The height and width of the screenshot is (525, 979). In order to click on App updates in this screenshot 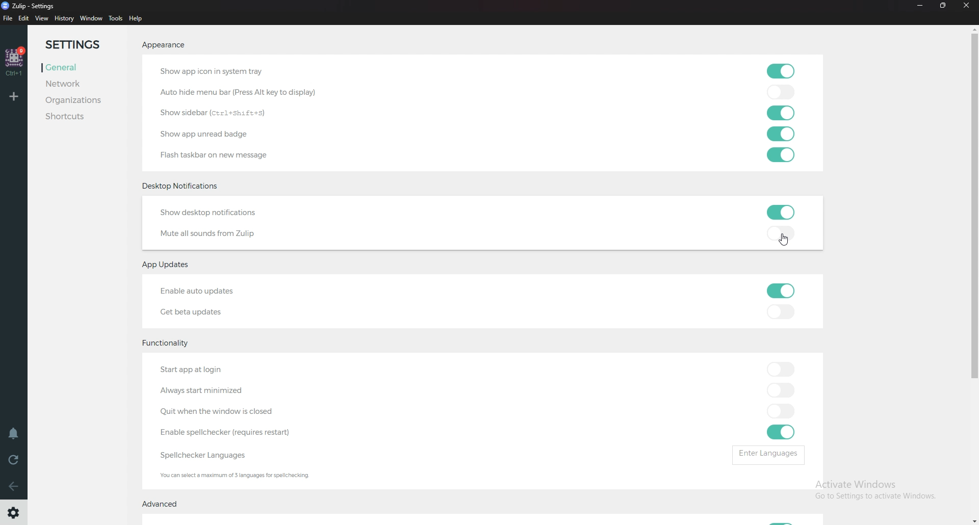, I will do `click(170, 265)`.